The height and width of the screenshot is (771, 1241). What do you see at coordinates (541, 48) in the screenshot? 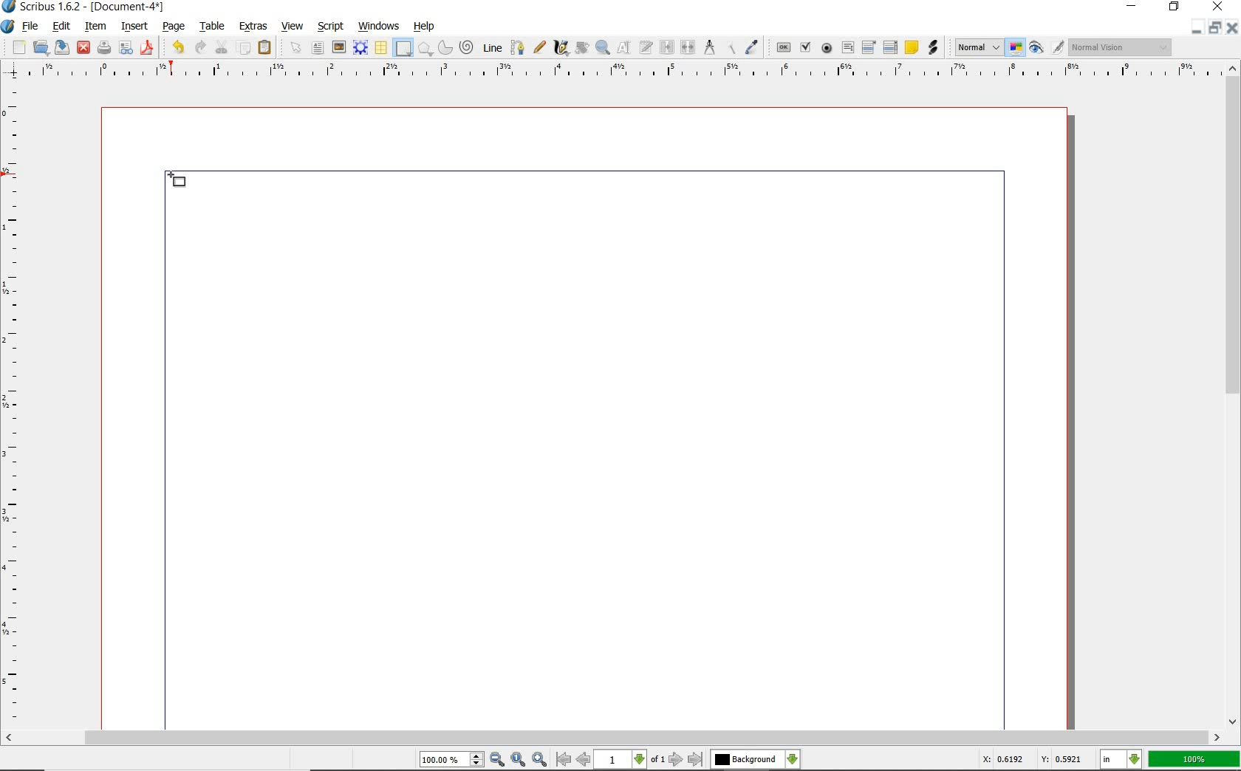
I see `freehand line` at bounding box center [541, 48].